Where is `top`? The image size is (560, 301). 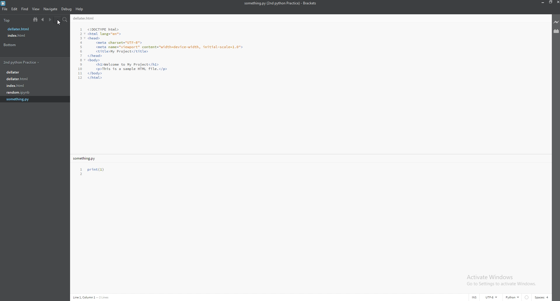
top is located at coordinates (11, 20).